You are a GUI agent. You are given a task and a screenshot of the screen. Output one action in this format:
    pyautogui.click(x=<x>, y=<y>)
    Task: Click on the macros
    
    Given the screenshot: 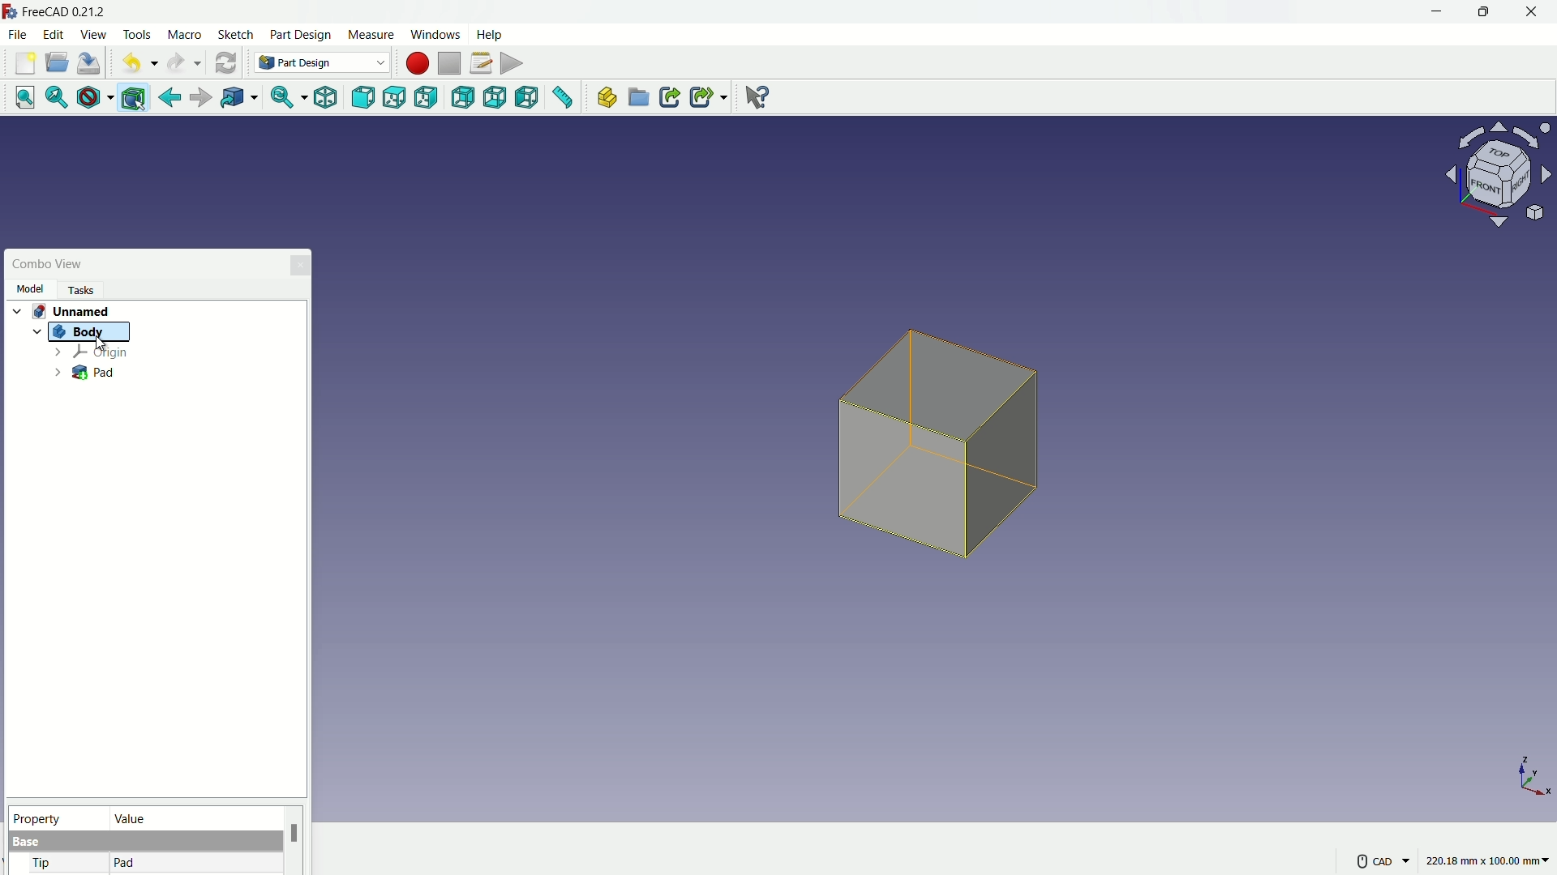 What is the action you would take?
    pyautogui.click(x=480, y=62)
    